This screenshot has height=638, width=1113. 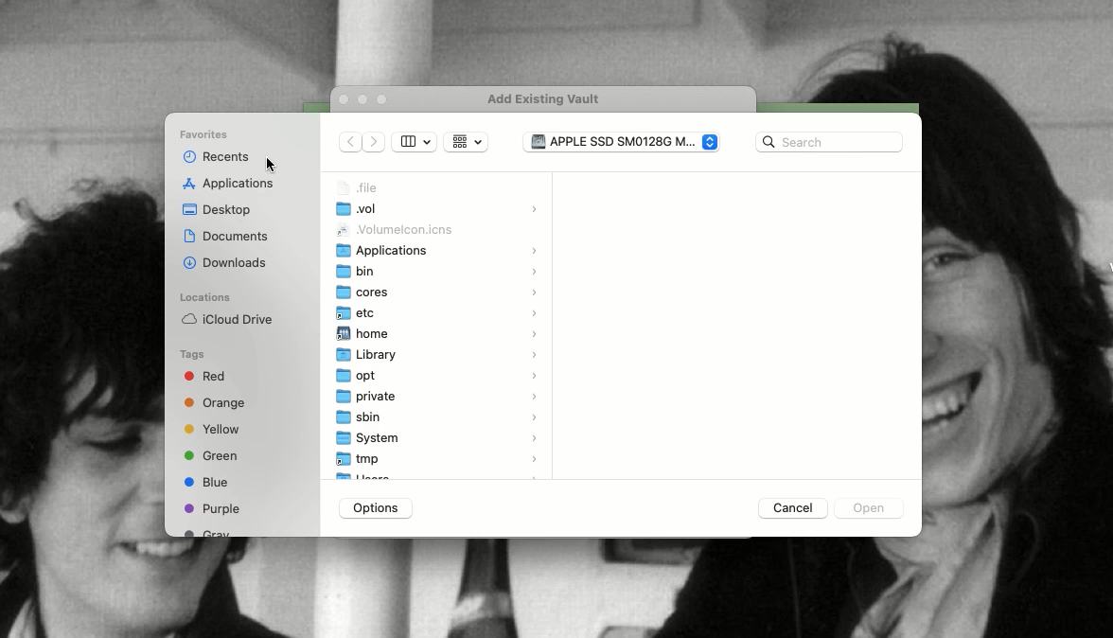 What do you see at coordinates (193, 355) in the screenshot?
I see `Tags` at bounding box center [193, 355].